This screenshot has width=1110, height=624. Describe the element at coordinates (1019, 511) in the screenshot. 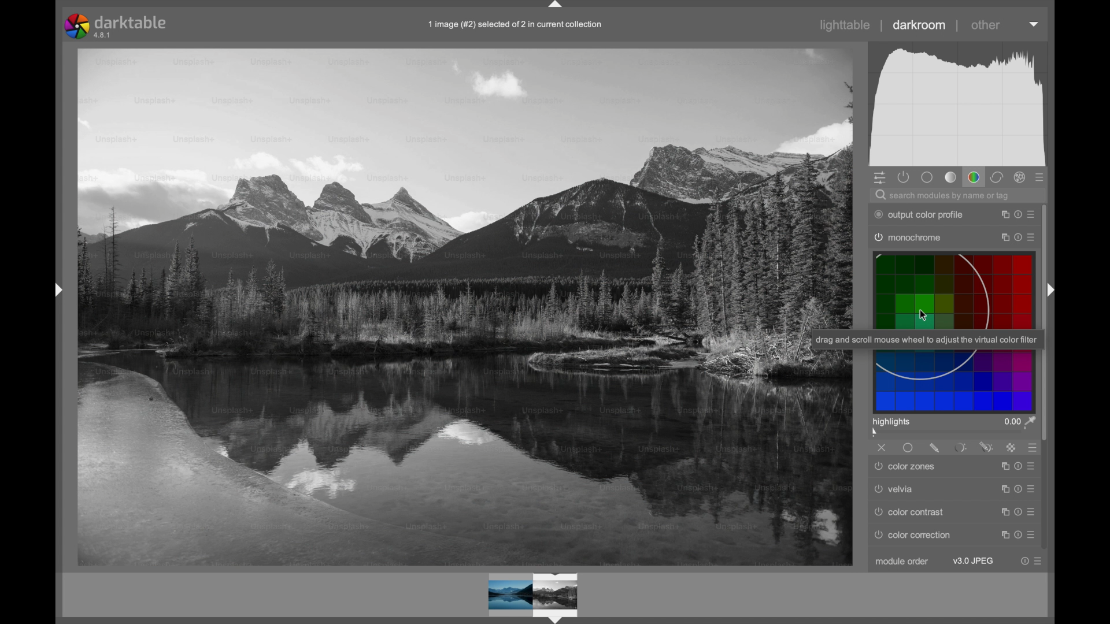

I see `reset` at that location.